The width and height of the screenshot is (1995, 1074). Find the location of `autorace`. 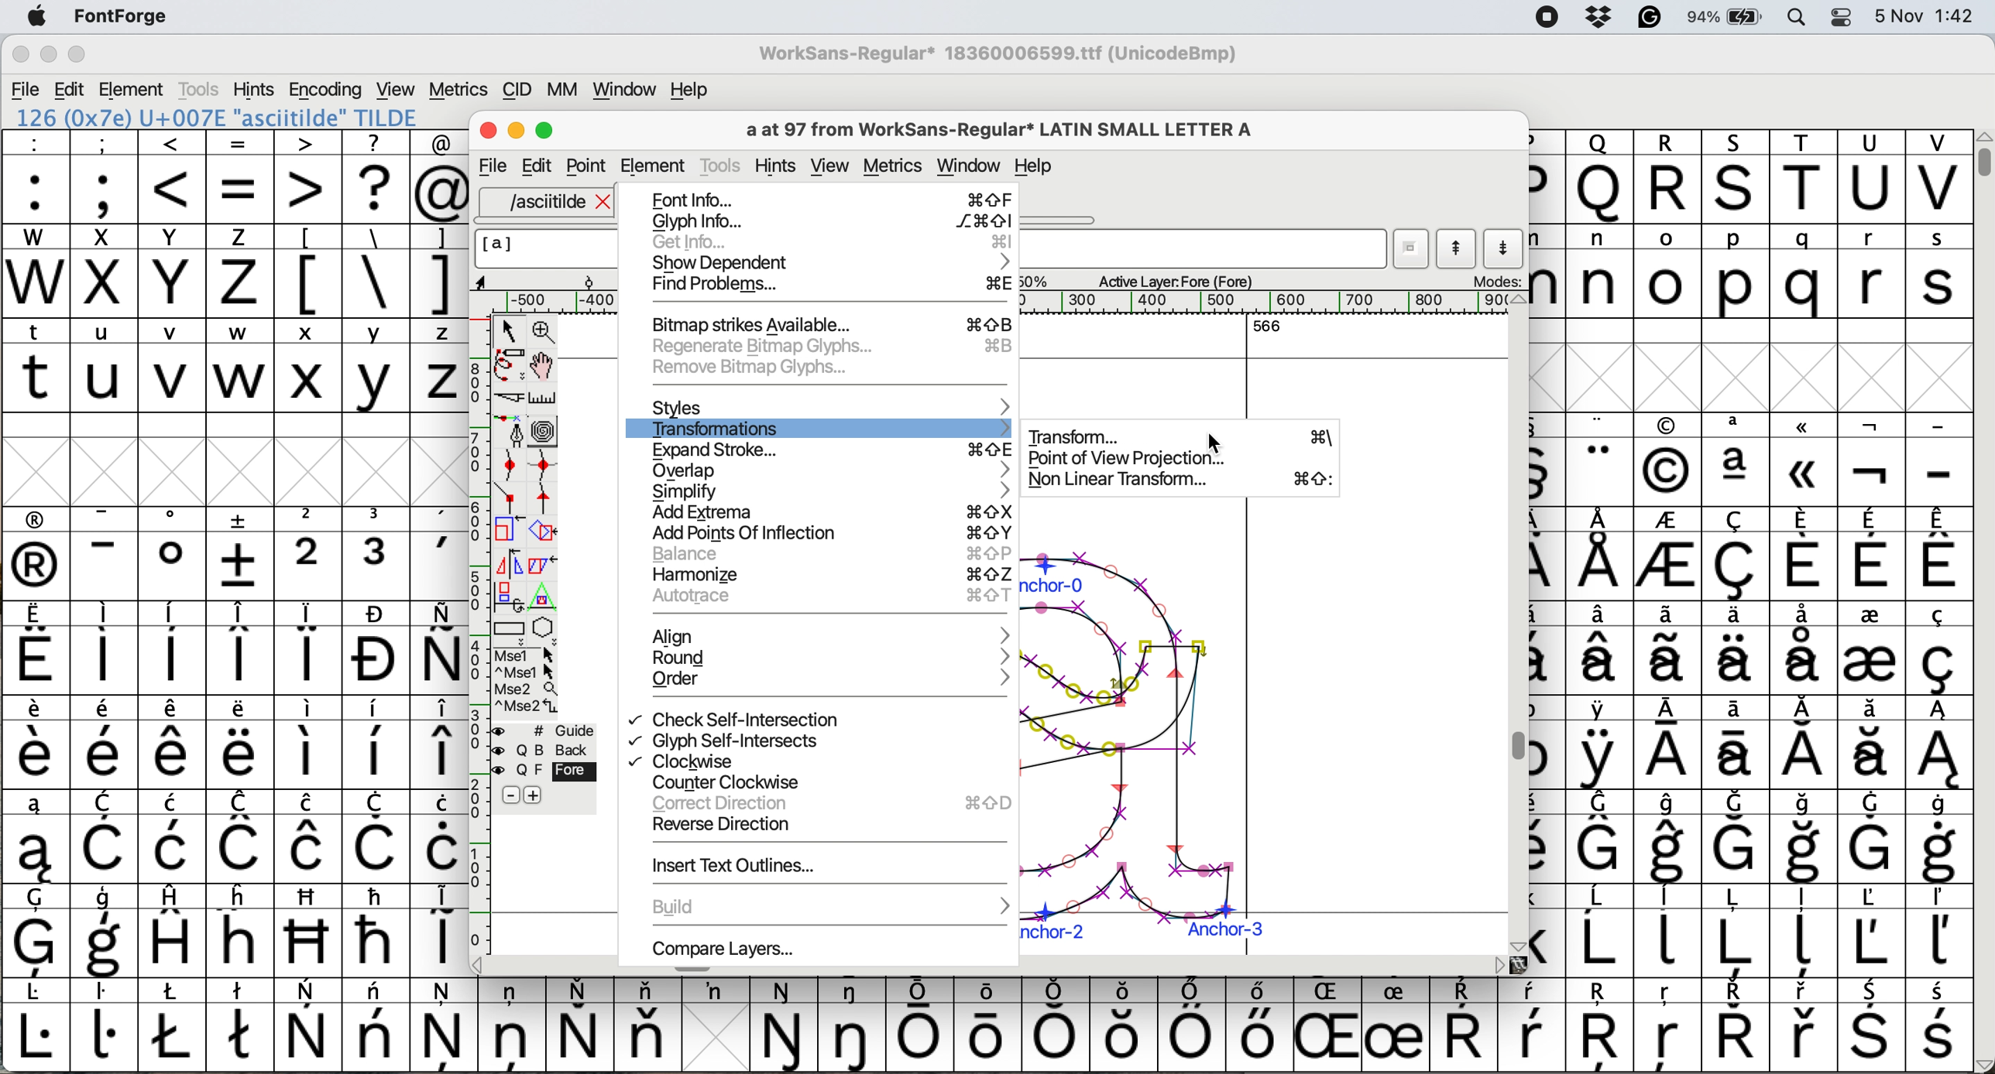

autorace is located at coordinates (826, 599).